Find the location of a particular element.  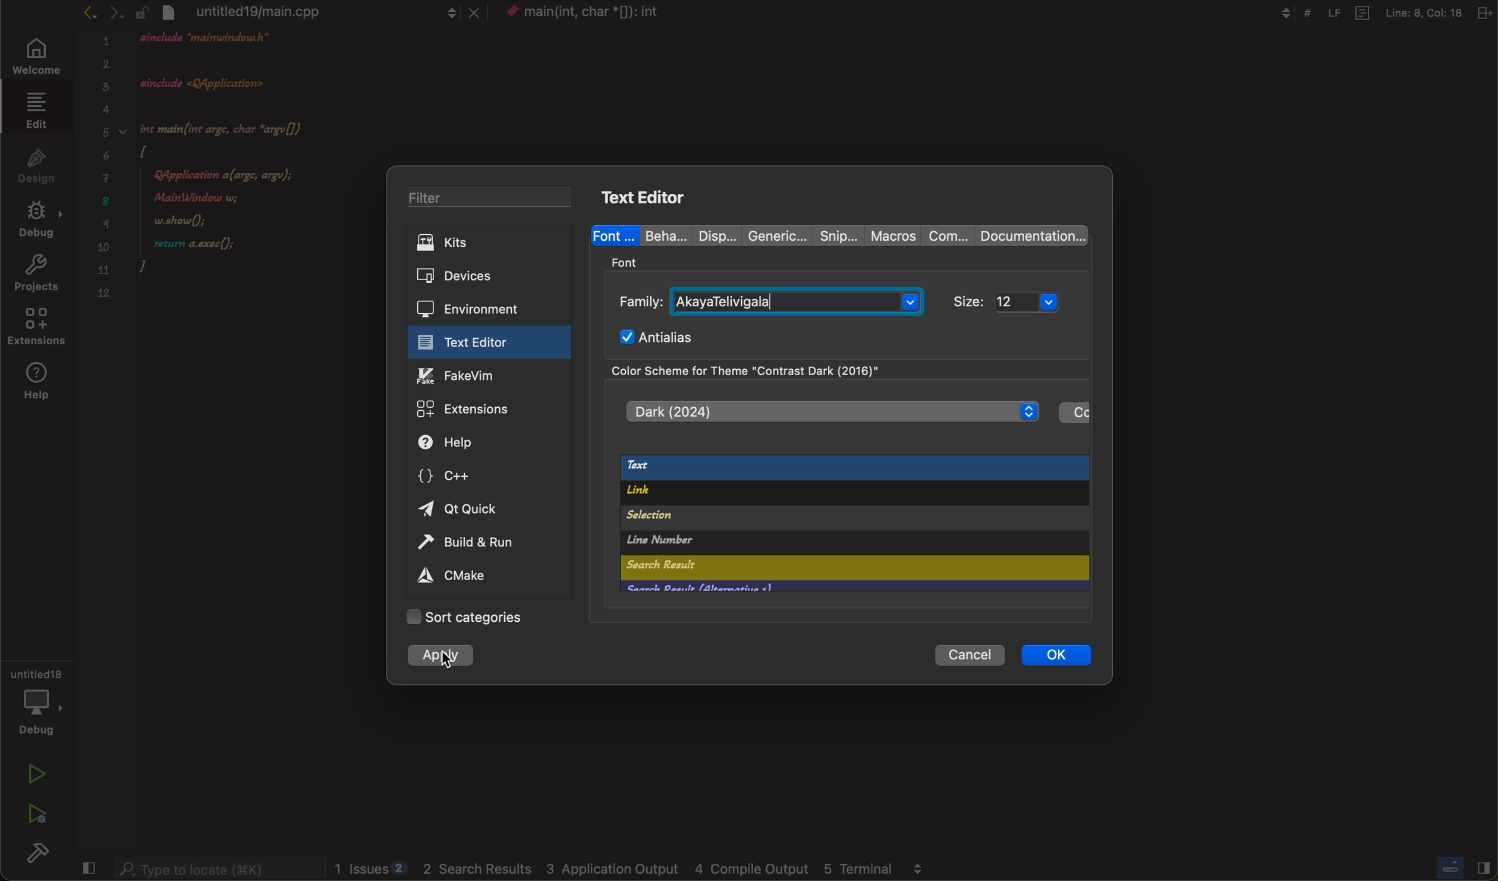

debug is located at coordinates (36, 222).